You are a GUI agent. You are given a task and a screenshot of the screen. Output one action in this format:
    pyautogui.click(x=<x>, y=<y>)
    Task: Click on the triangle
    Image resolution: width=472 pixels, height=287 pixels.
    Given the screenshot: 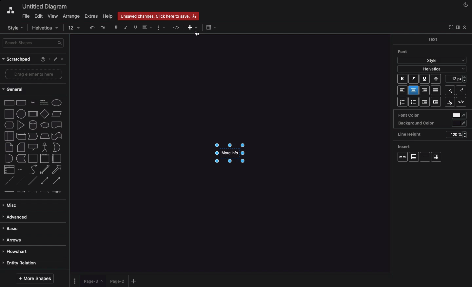 What is the action you would take?
    pyautogui.click(x=21, y=125)
    